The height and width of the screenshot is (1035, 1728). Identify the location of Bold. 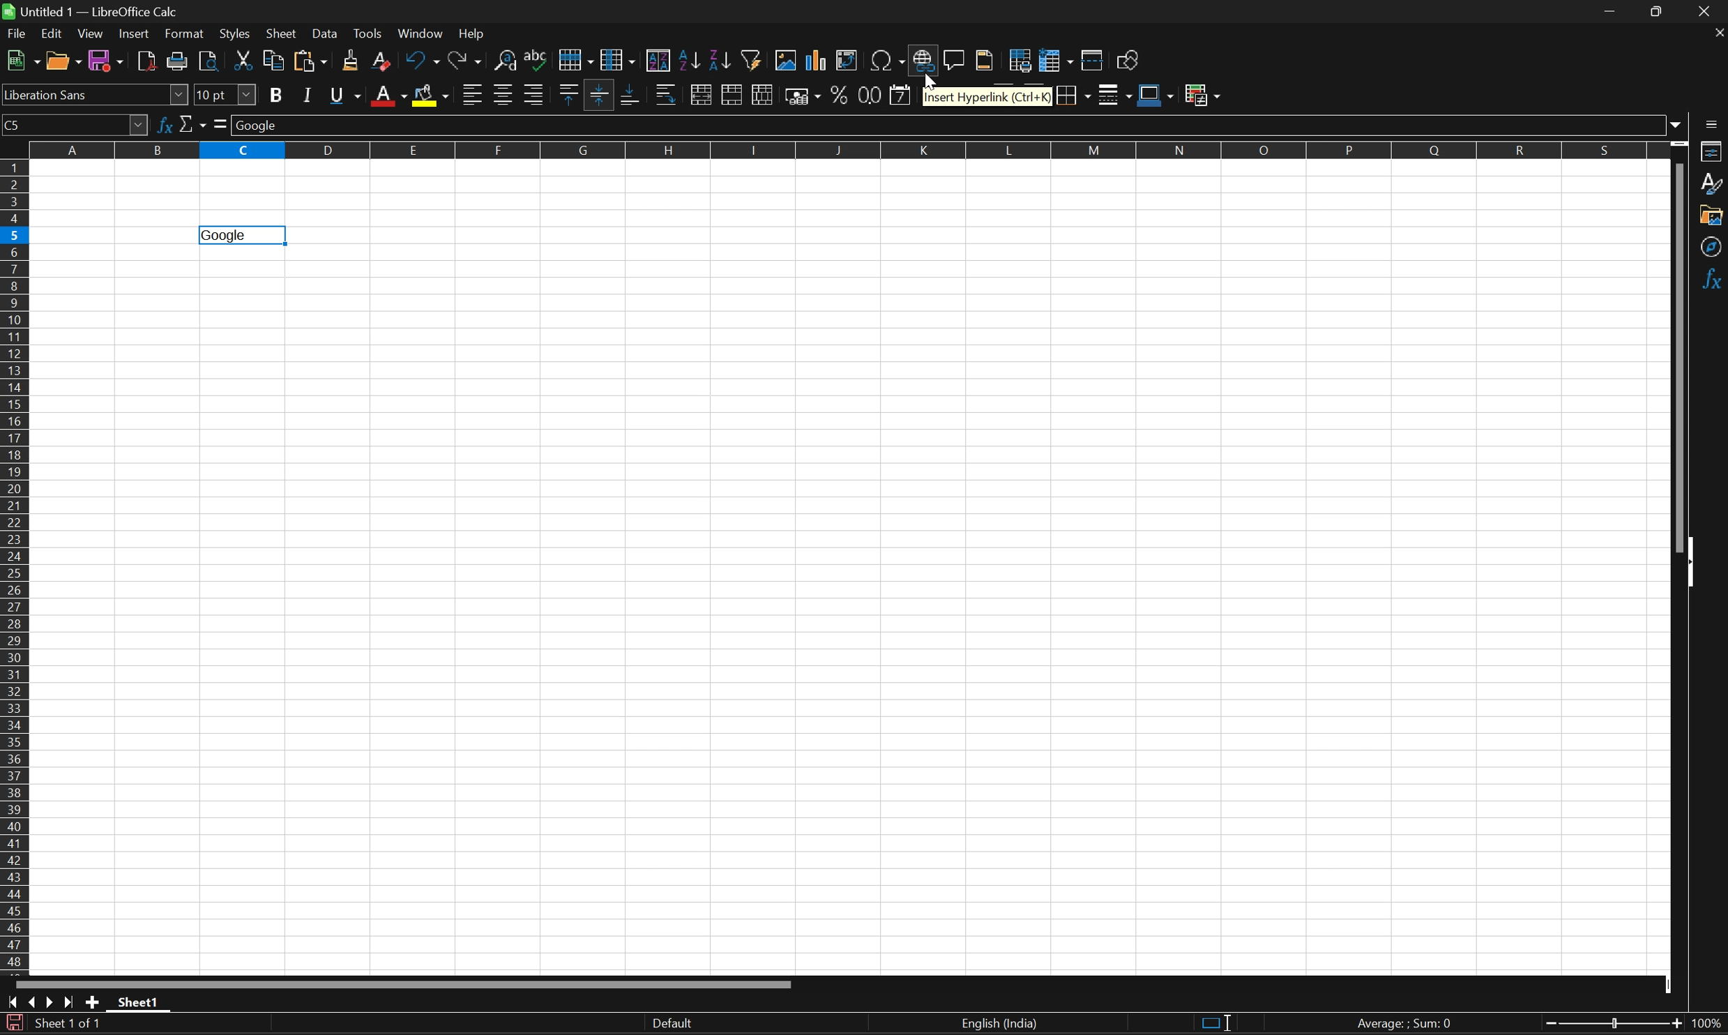
(279, 95).